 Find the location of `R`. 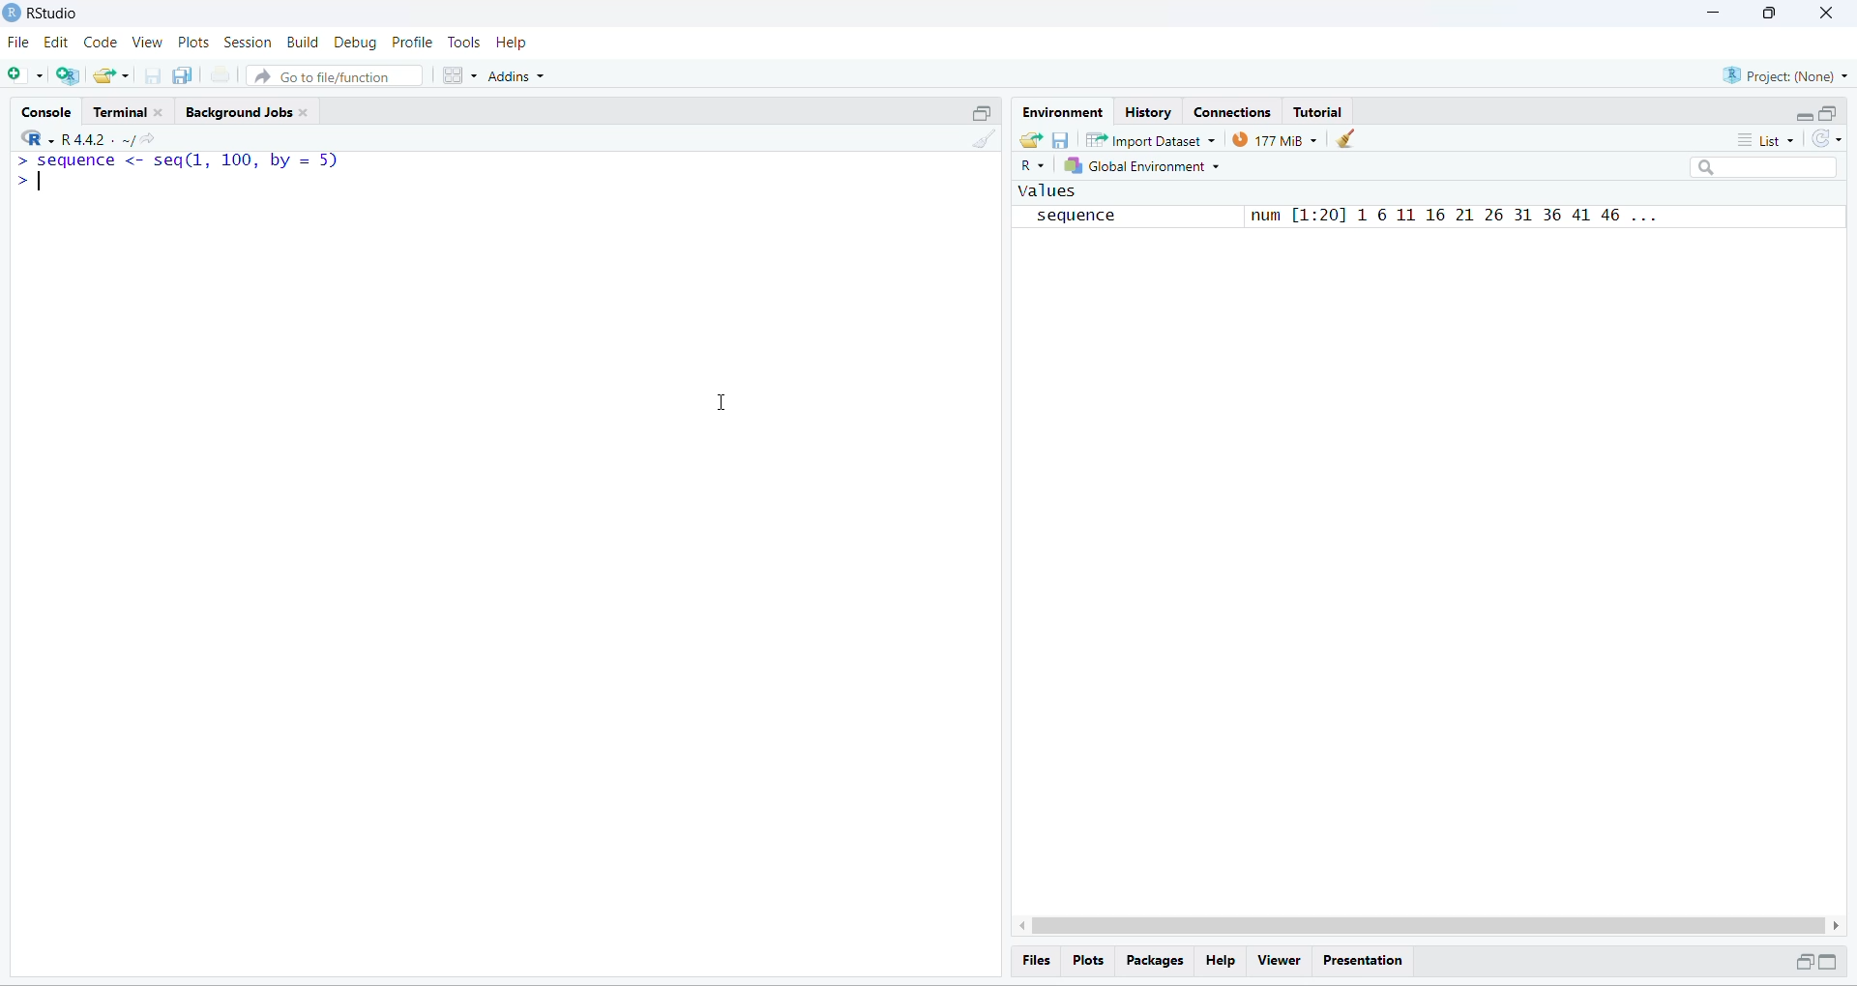

R is located at coordinates (37, 136).